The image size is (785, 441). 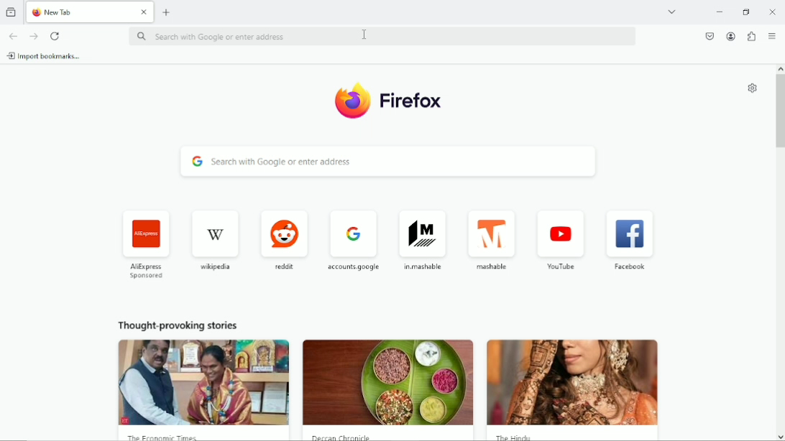 I want to click on the economic times, so click(x=166, y=437).